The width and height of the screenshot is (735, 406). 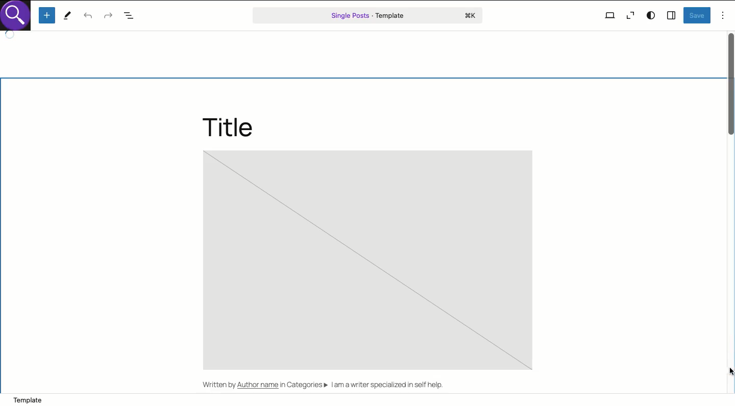 I want to click on Image, so click(x=369, y=261).